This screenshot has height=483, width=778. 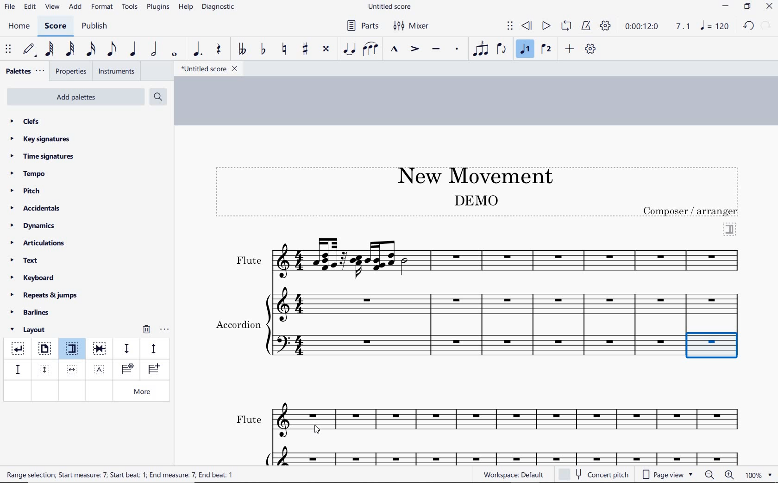 What do you see at coordinates (571, 49) in the screenshot?
I see `add` at bounding box center [571, 49].